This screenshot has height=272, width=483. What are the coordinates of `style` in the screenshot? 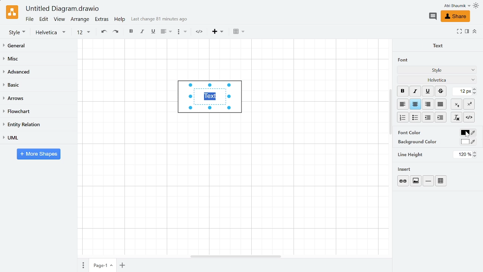 It's located at (17, 32).